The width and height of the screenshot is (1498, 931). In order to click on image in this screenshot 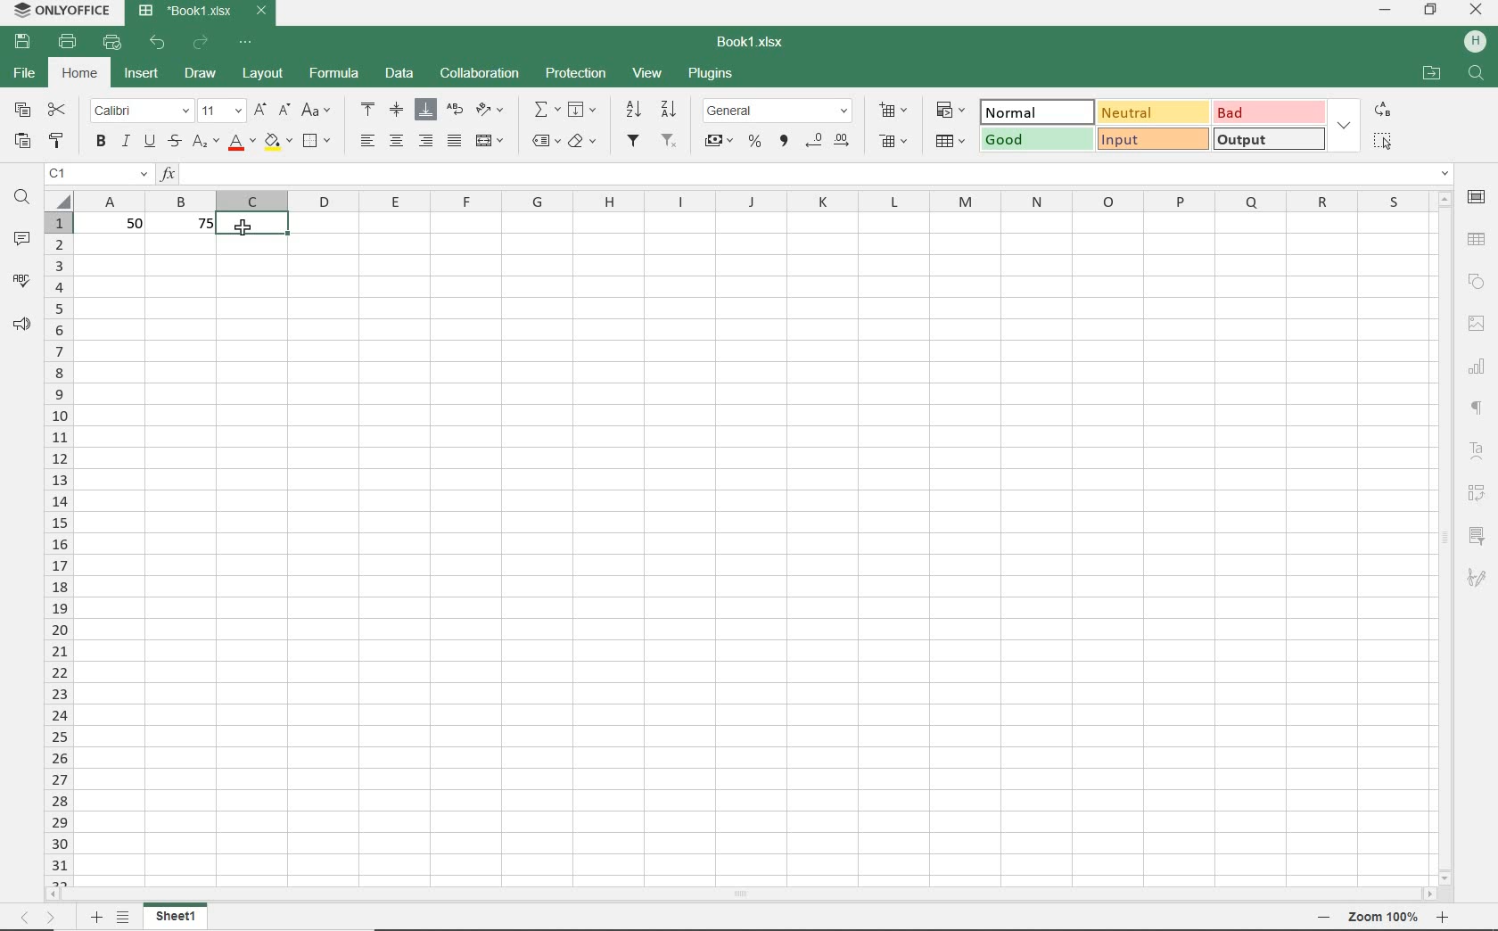, I will do `click(1475, 321)`.